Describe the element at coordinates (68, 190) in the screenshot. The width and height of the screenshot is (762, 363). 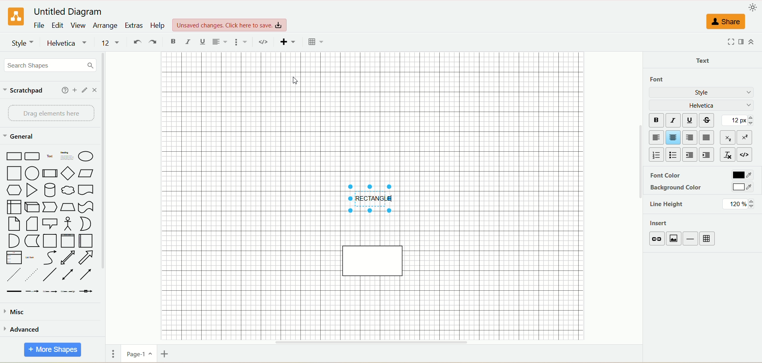
I see `cloud` at that location.